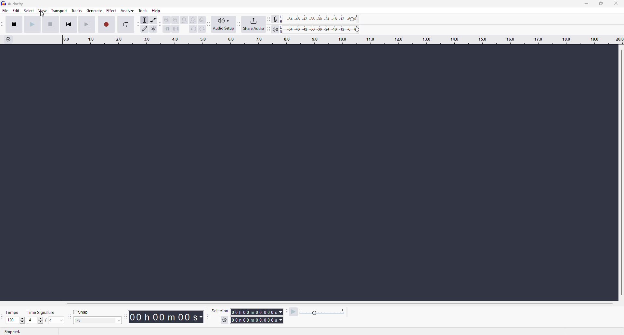  Describe the element at coordinates (94, 11) in the screenshot. I see `generate` at that location.